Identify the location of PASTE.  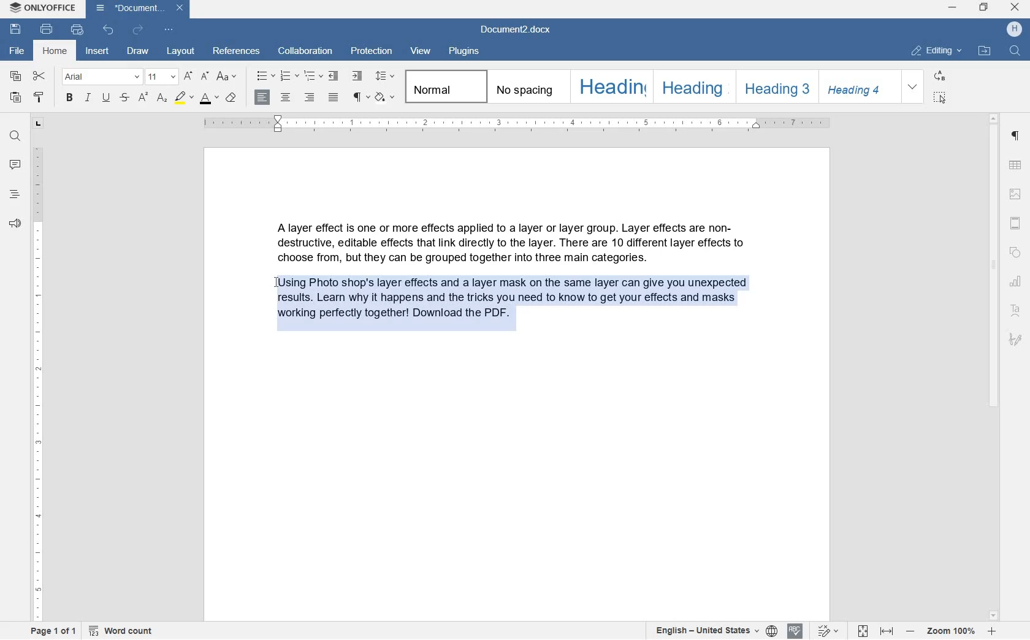
(17, 99).